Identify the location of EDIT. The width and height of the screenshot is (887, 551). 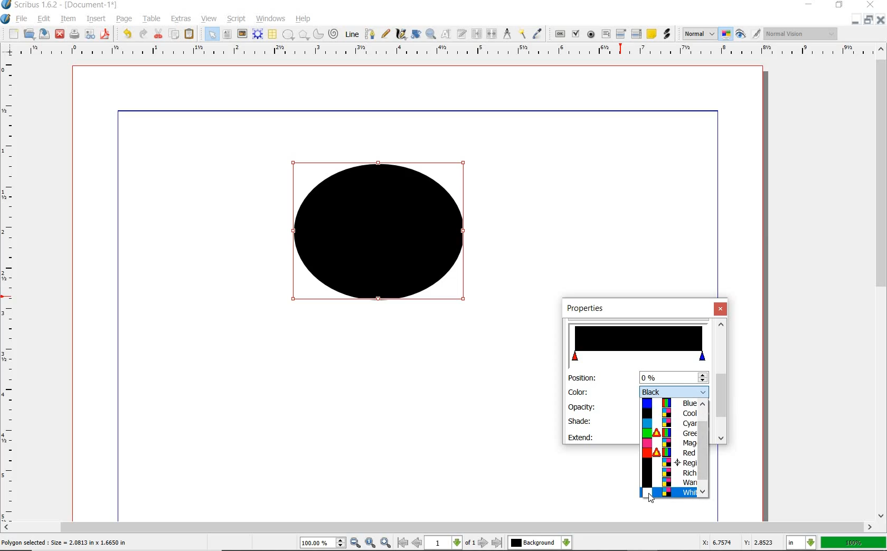
(43, 20).